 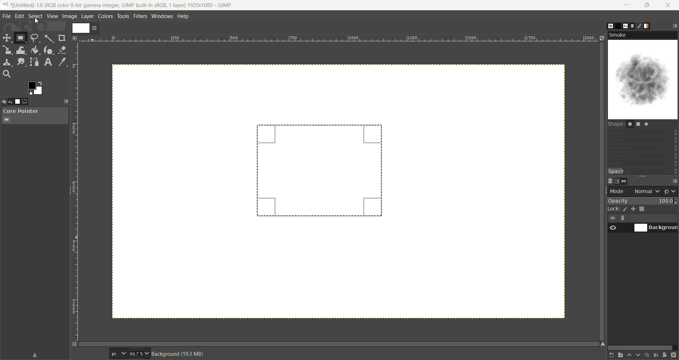 I want to click on eraser, so click(x=62, y=49).